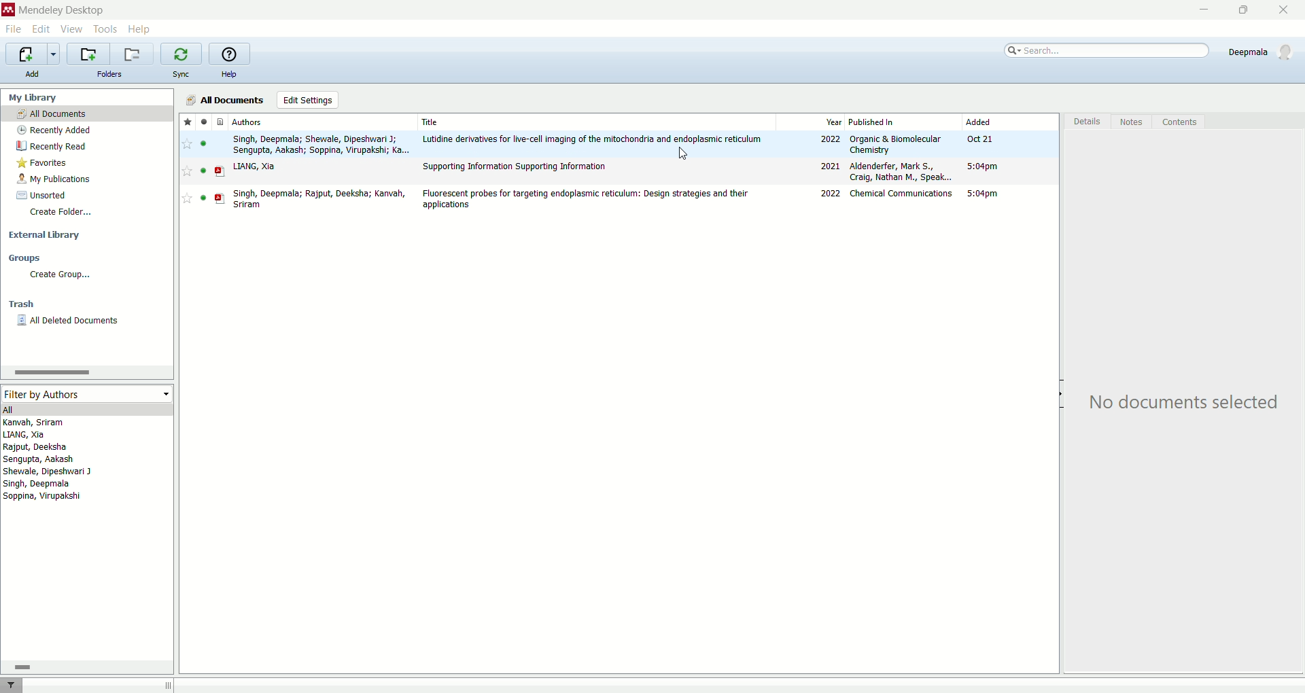 Image resolution: width=1305 pixels, height=693 pixels. What do you see at coordinates (830, 166) in the screenshot?
I see `2021` at bounding box center [830, 166].